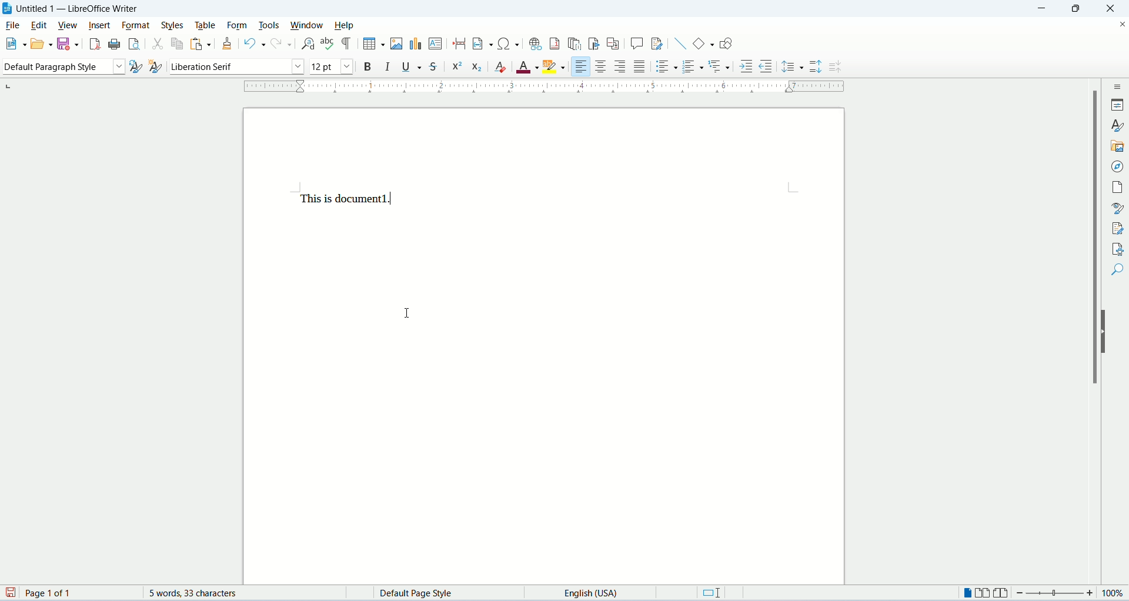 The height and width of the screenshot is (601, 1129). I want to click on clone formatting, so click(229, 45).